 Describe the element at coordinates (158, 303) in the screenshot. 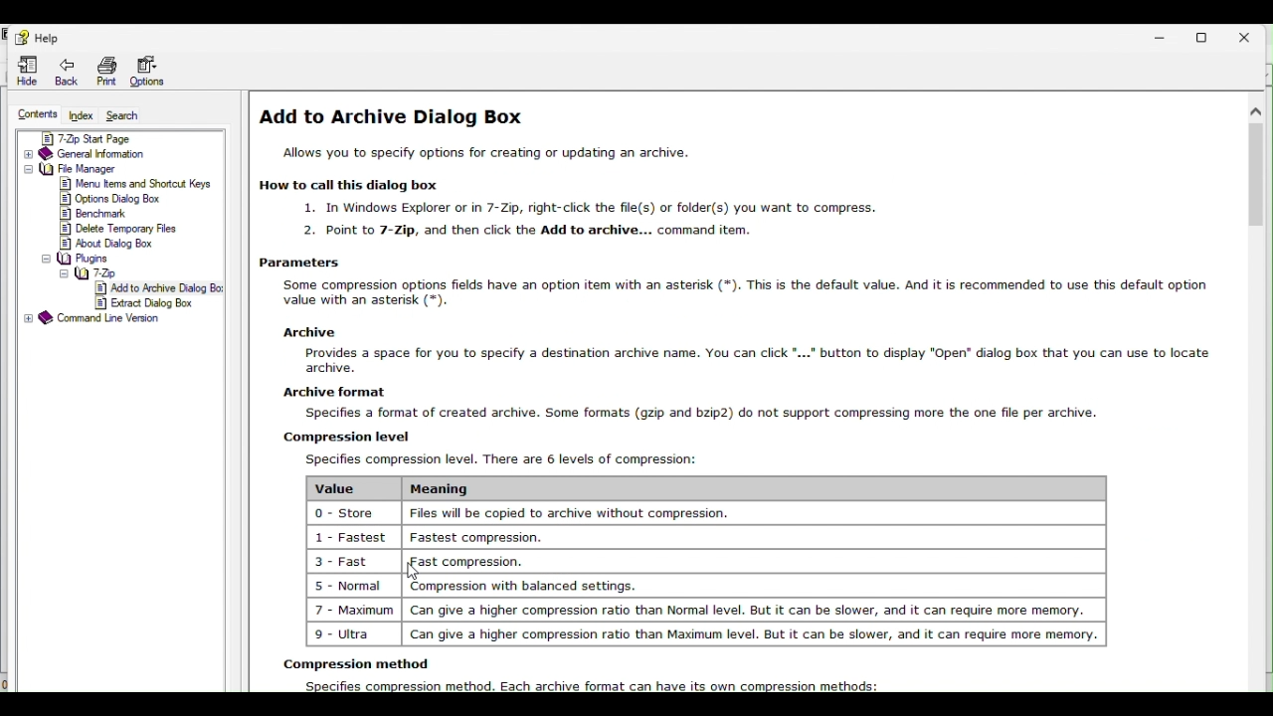

I see `extract dialog box` at that location.